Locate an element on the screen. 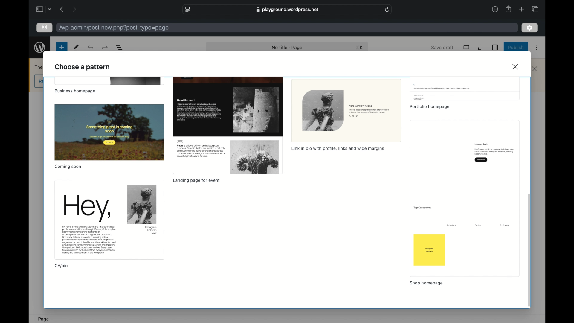 This screenshot has height=323, width=574. wordpress address is located at coordinates (114, 28).